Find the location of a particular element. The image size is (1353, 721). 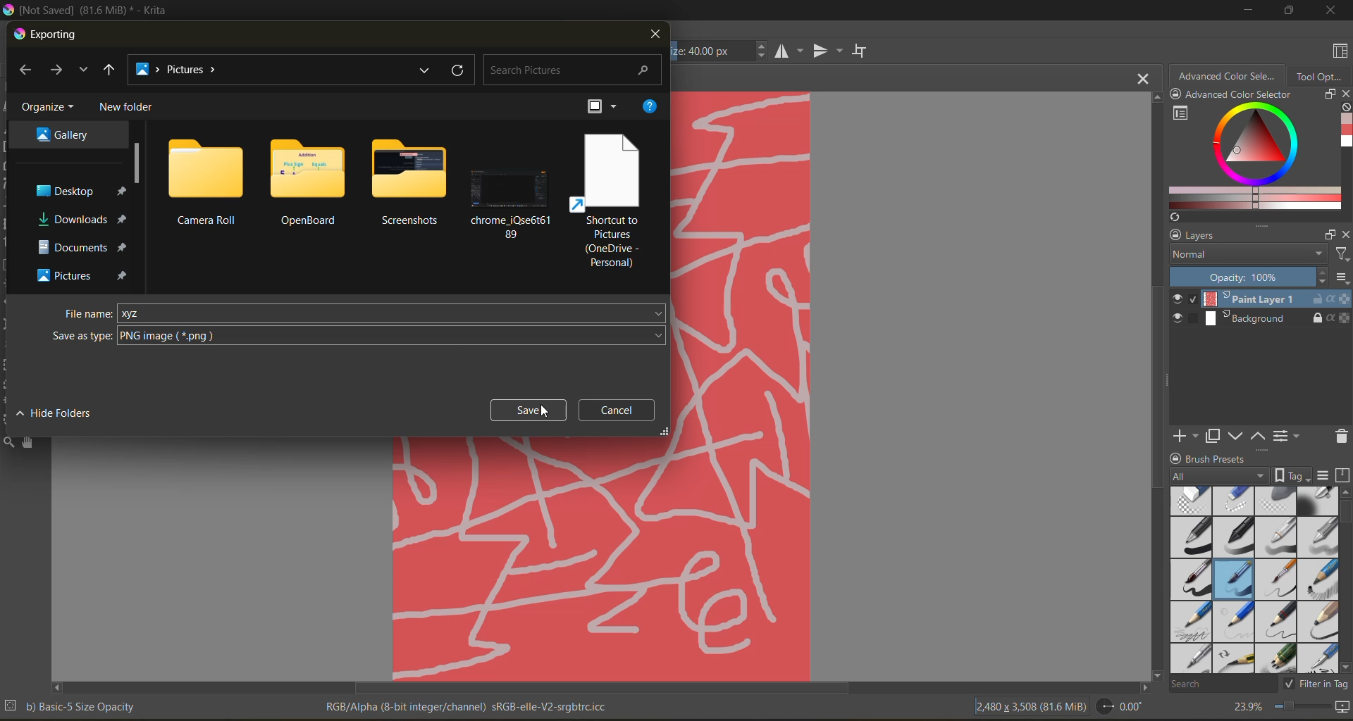

recent locations is located at coordinates (82, 70).